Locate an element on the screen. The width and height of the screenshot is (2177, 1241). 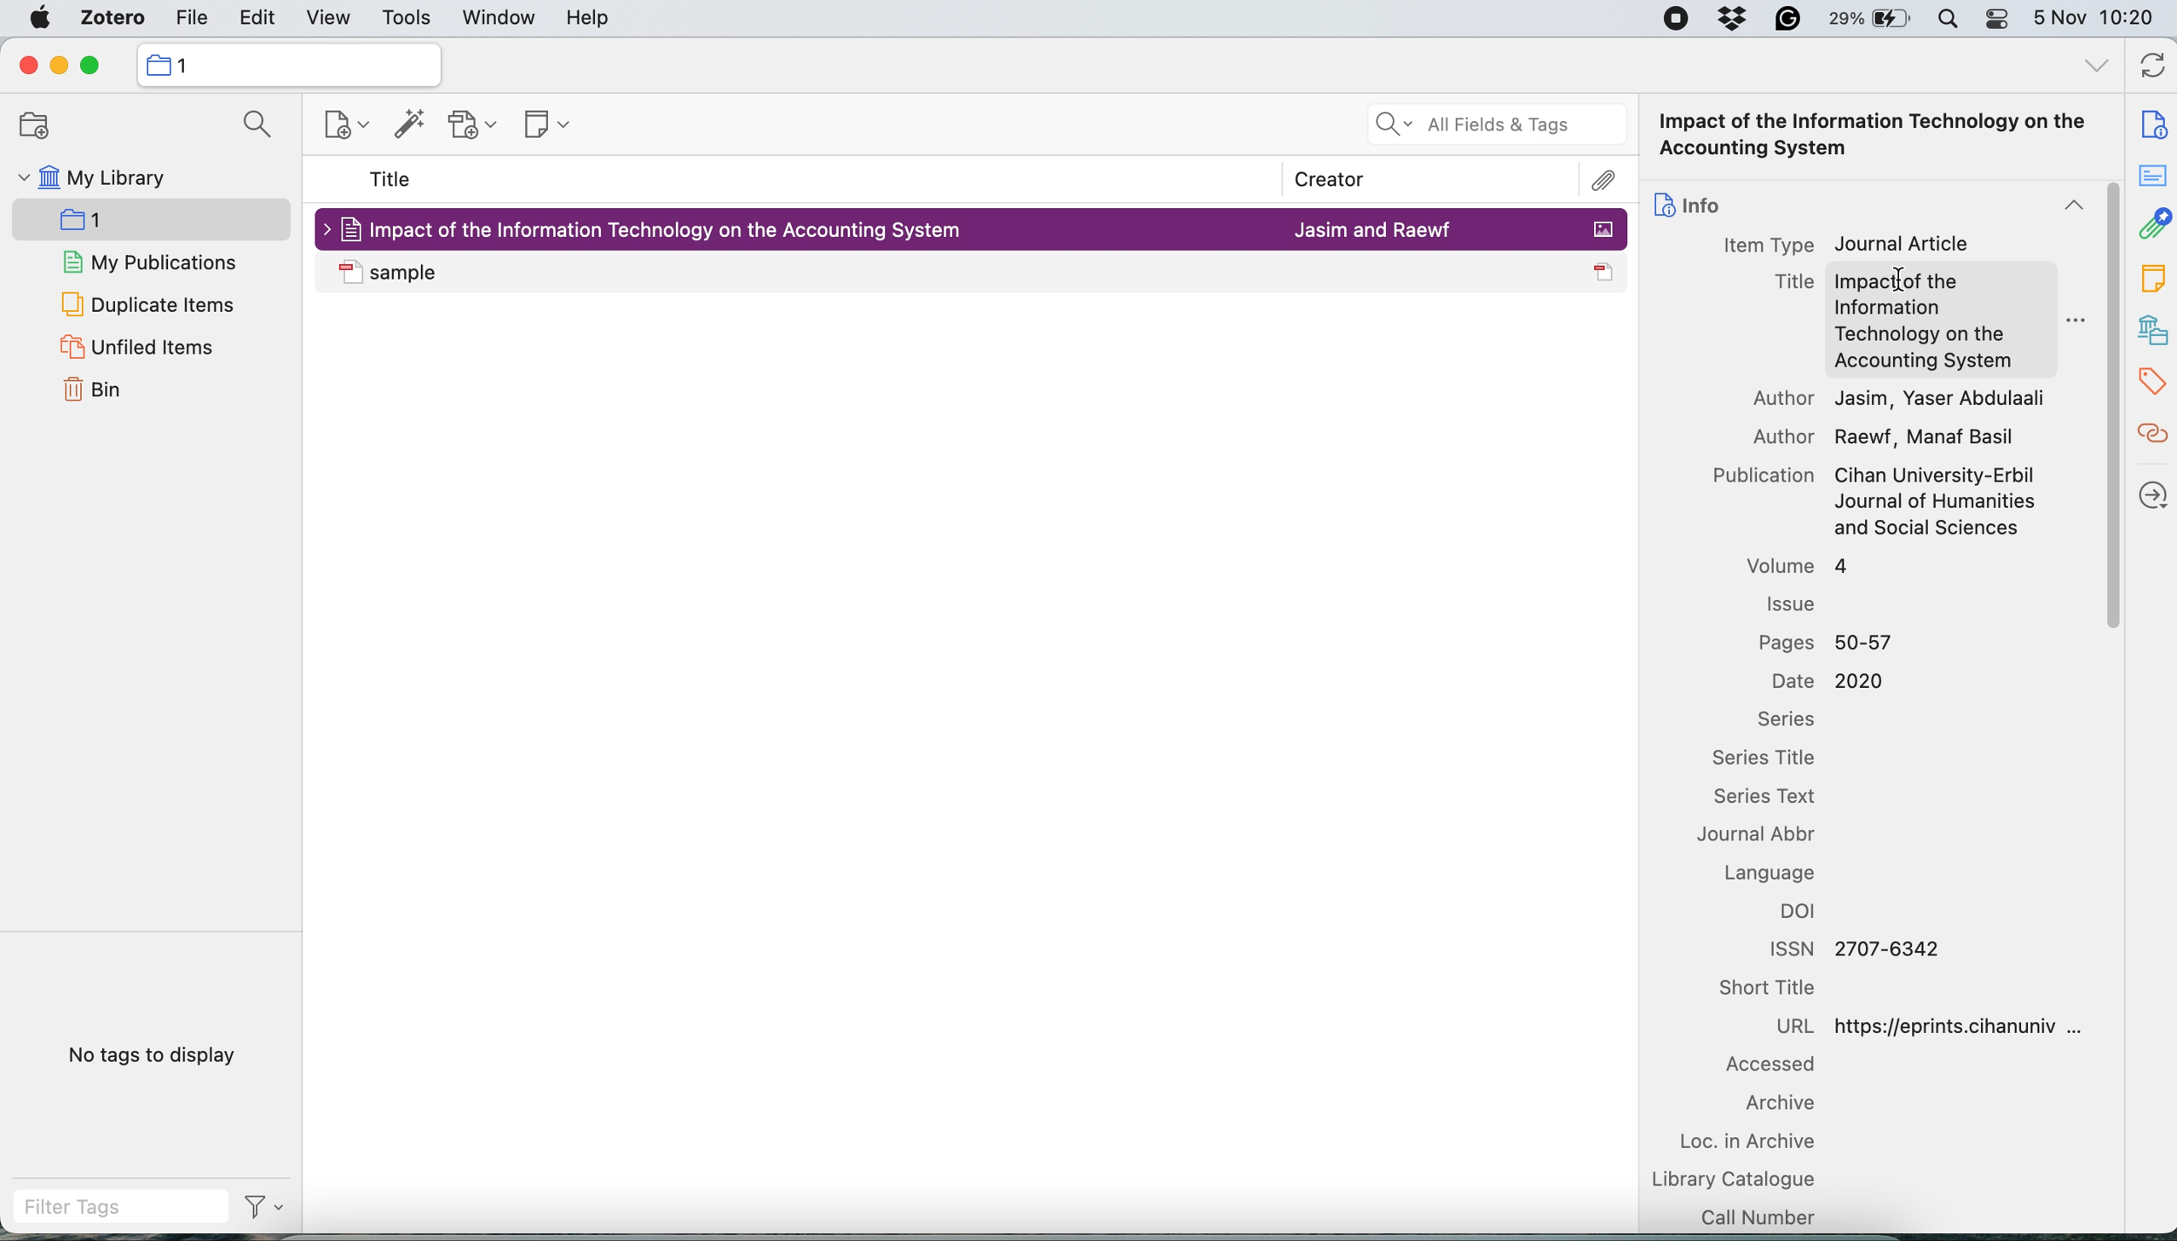
call number is located at coordinates (1763, 1216).